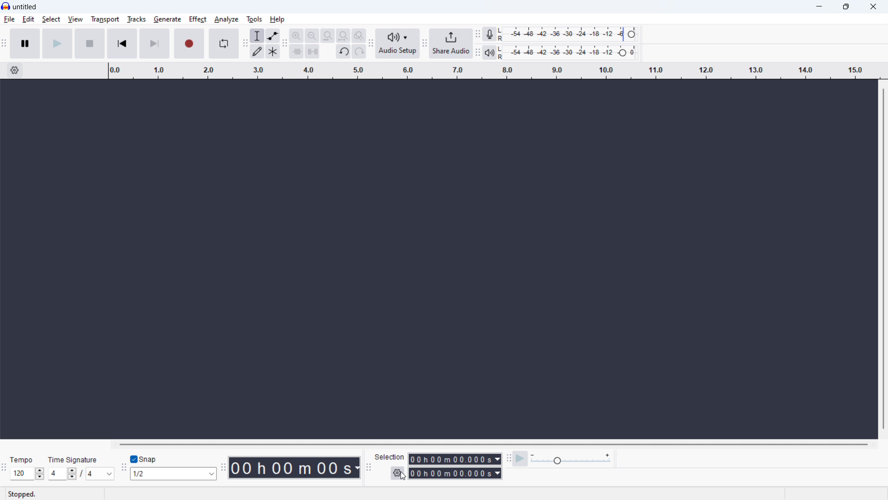 This screenshot has width=888, height=500. Describe the element at coordinates (343, 52) in the screenshot. I see `undo` at that location.